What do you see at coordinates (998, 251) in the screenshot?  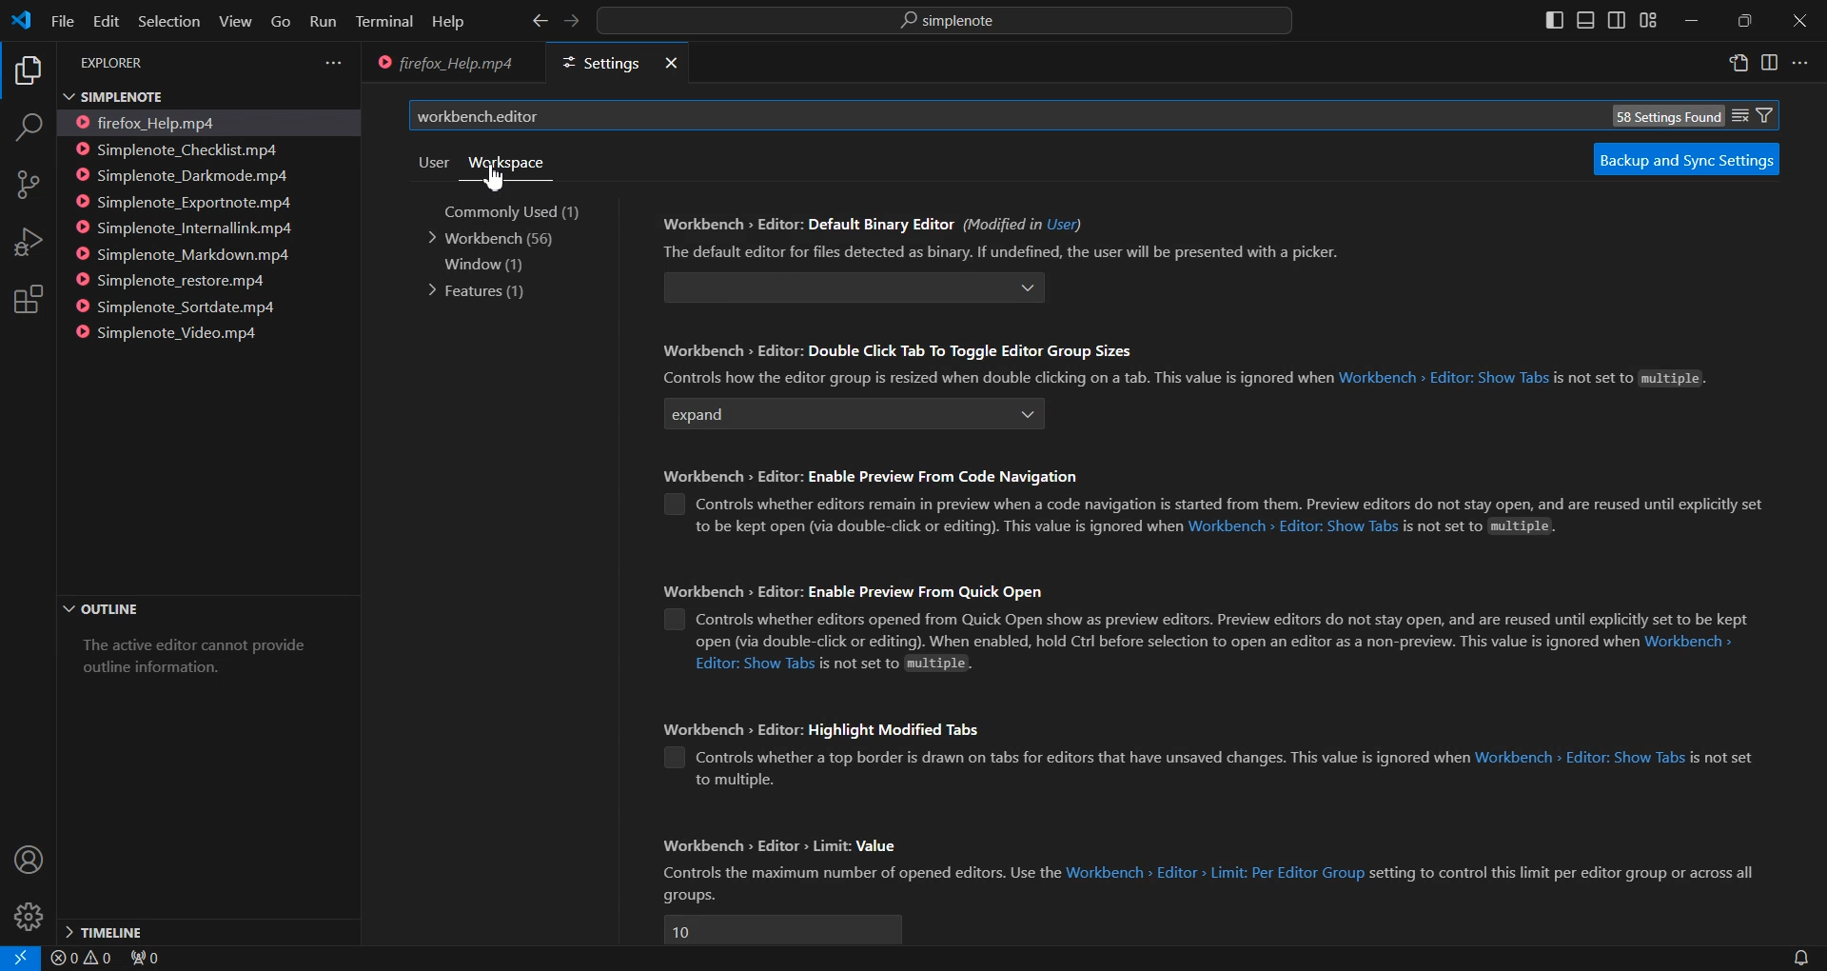 I see `The default editor for files detected as binary. If undefined, the user will be presented with a picker.` at bounding box center [998, 251].